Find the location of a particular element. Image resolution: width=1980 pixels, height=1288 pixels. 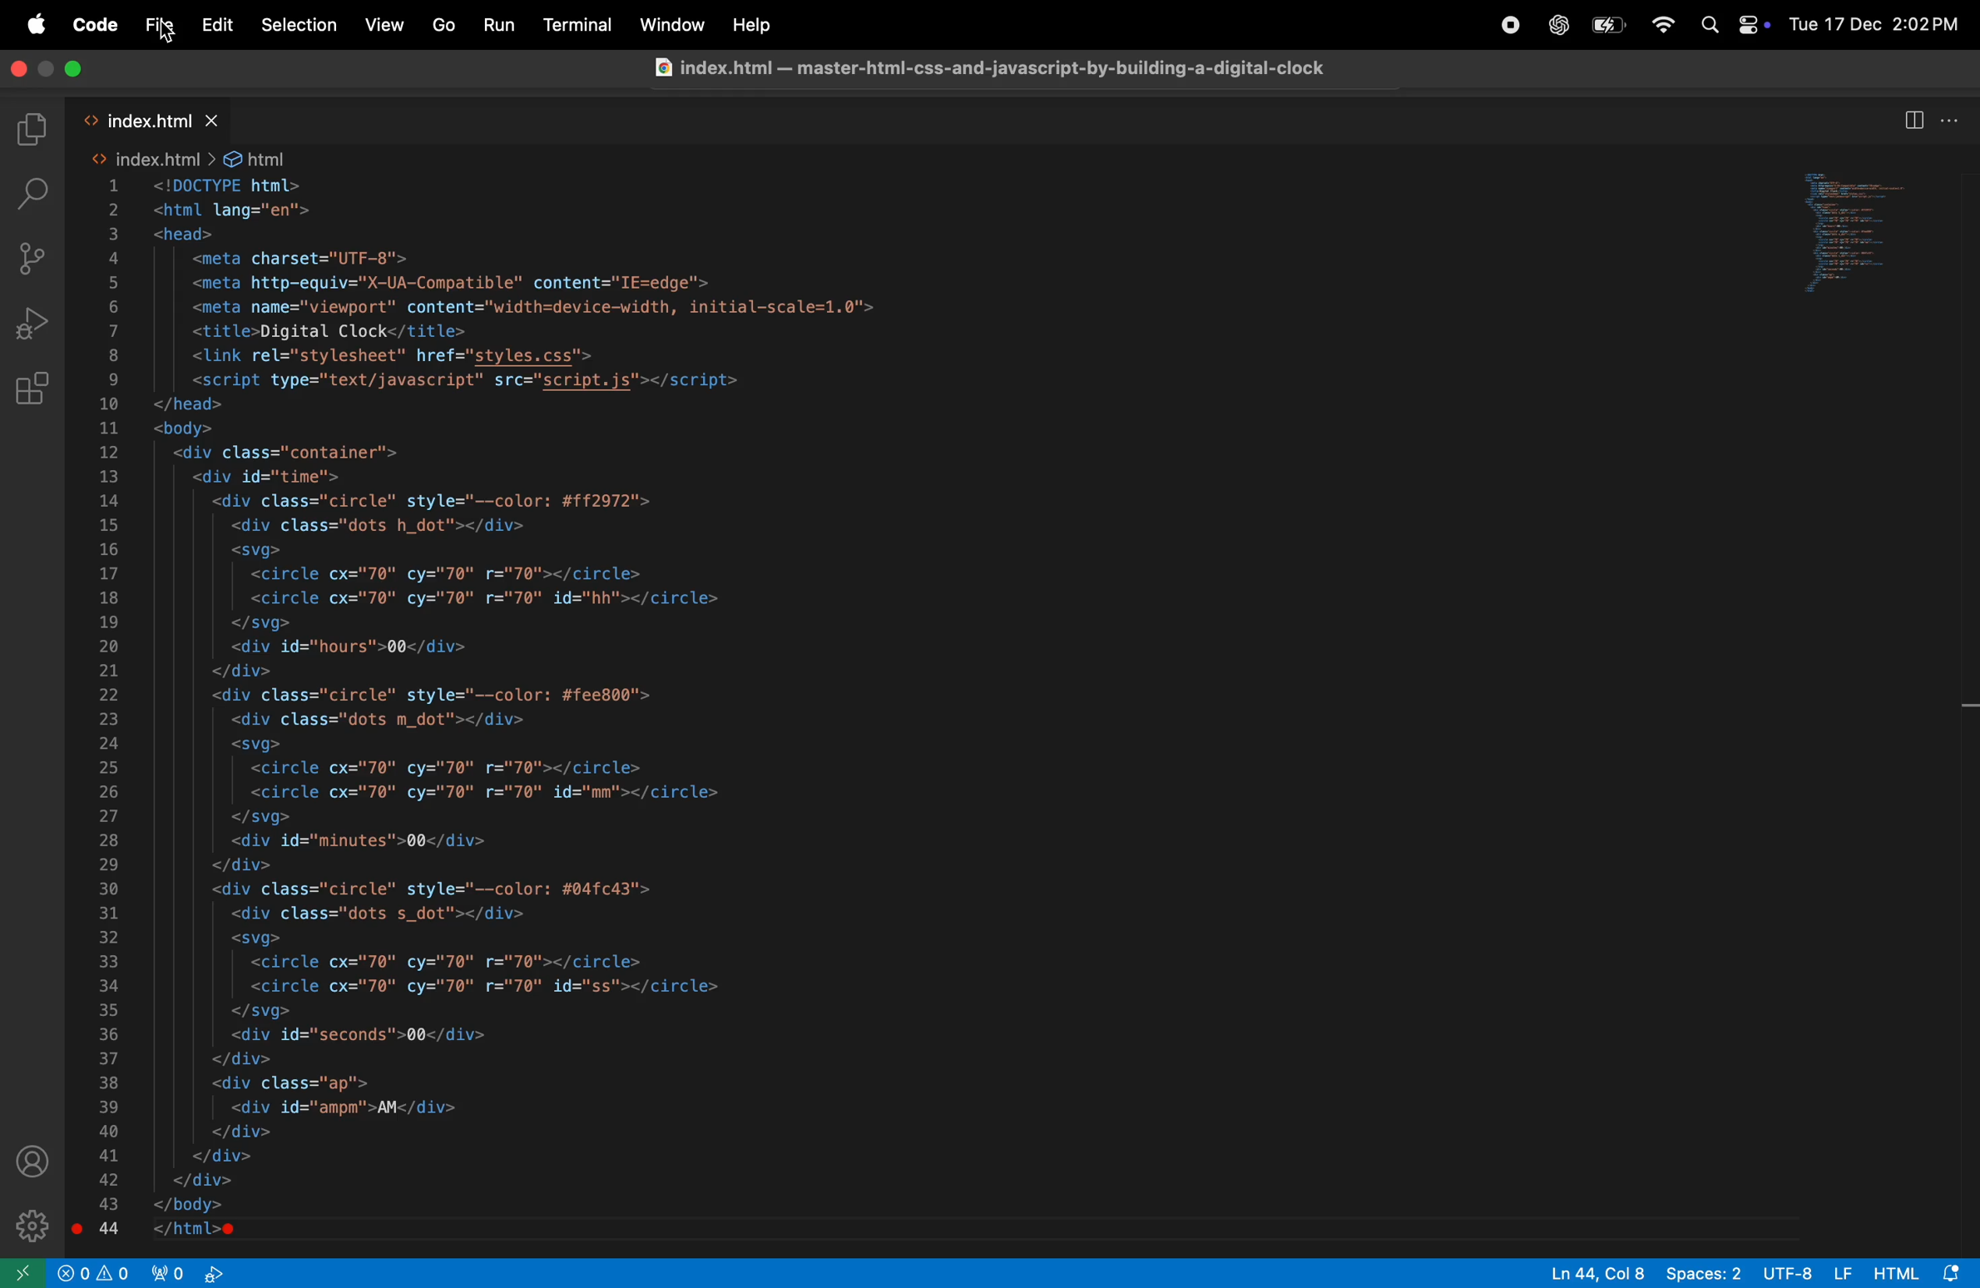

views is located at coordinates (383, 24).